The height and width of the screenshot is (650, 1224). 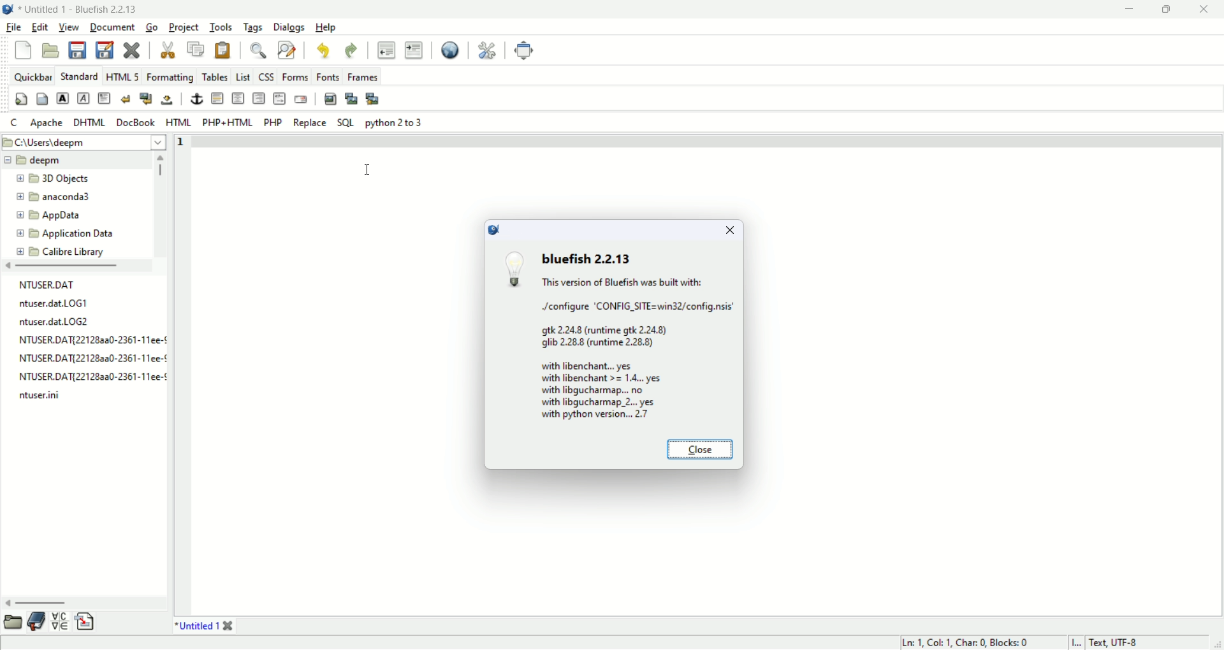 I want to click on cursor, so click(x=370, y=171).